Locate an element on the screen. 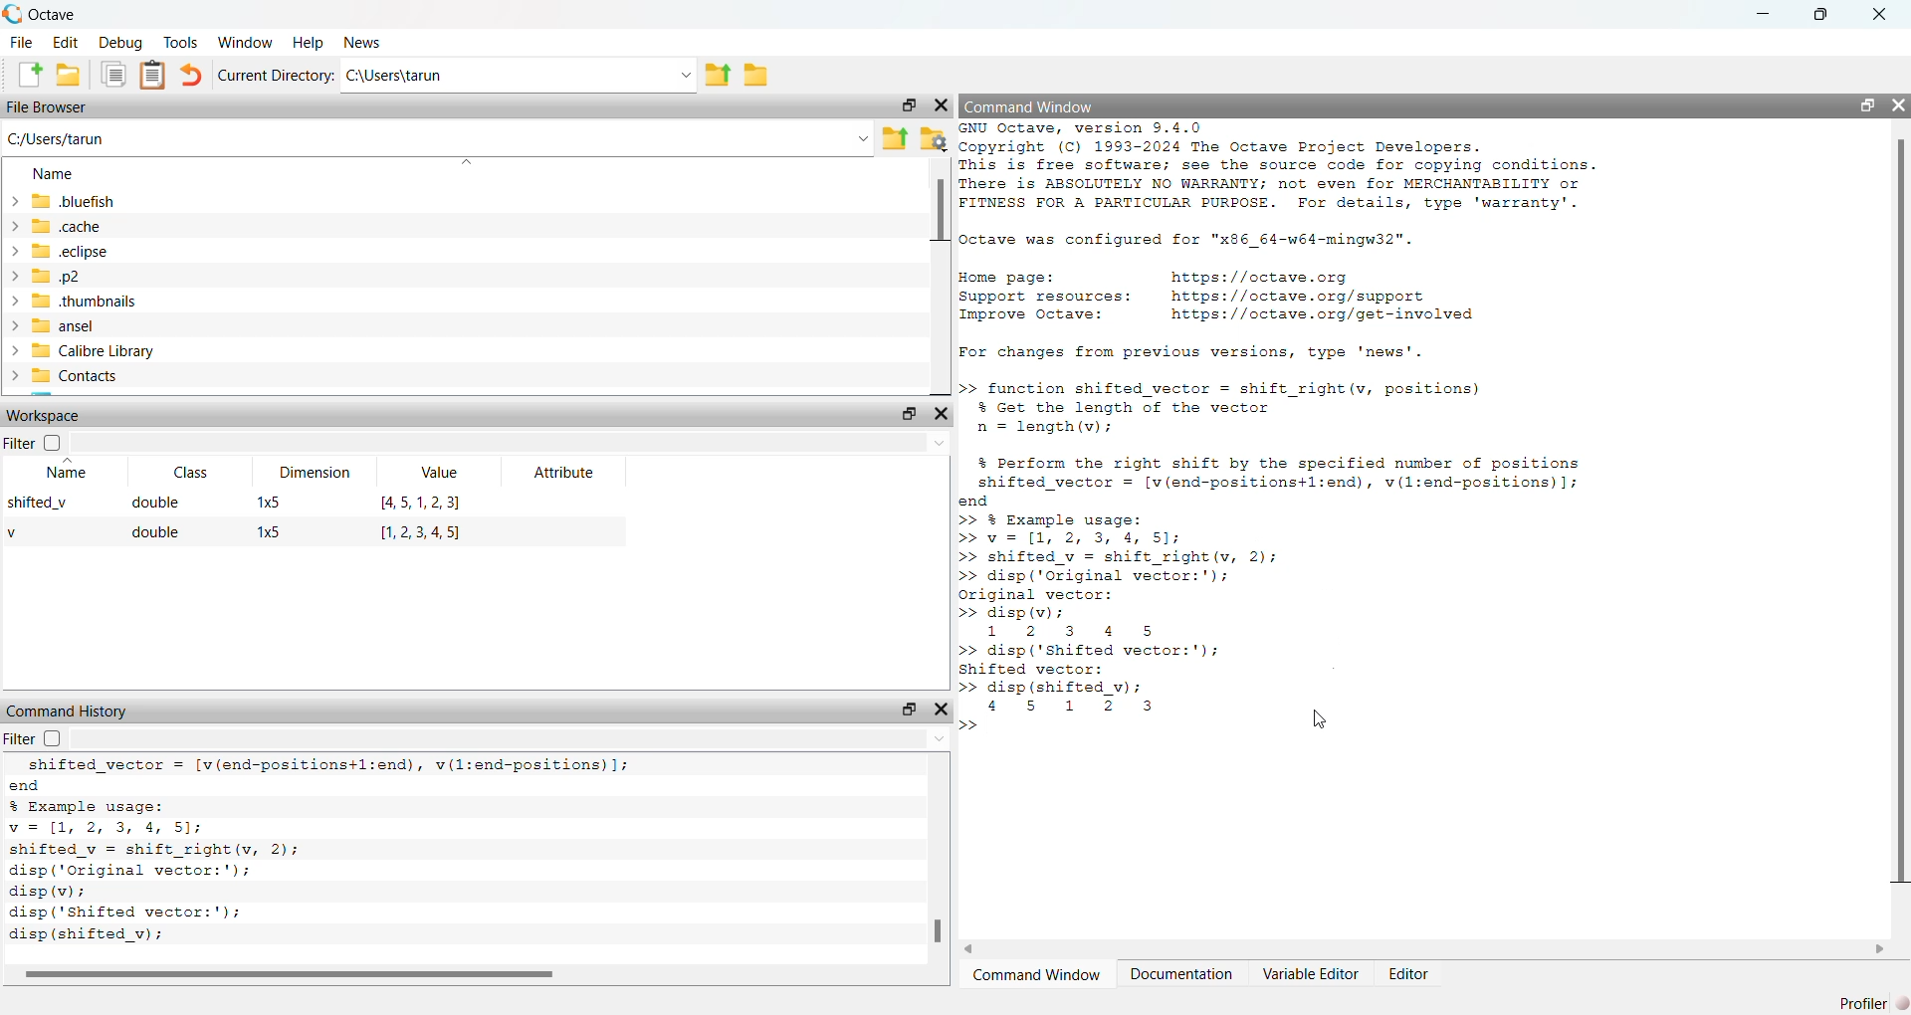 The width and height of the screenshot is (1911, 1015). filter input field is located at coordinates (510, 440).